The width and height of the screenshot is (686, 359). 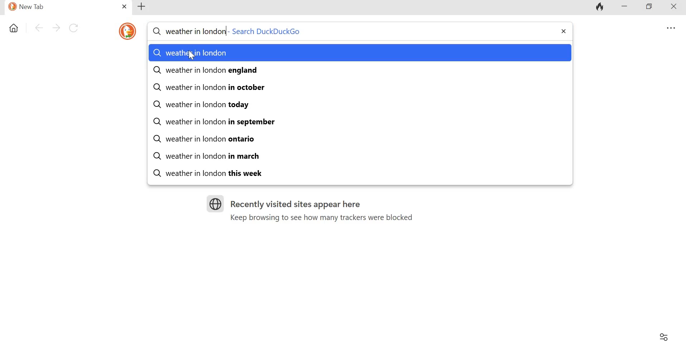 I want to click on Keep browsing to see how many trackers were blocked, so click(x=322, y=218).